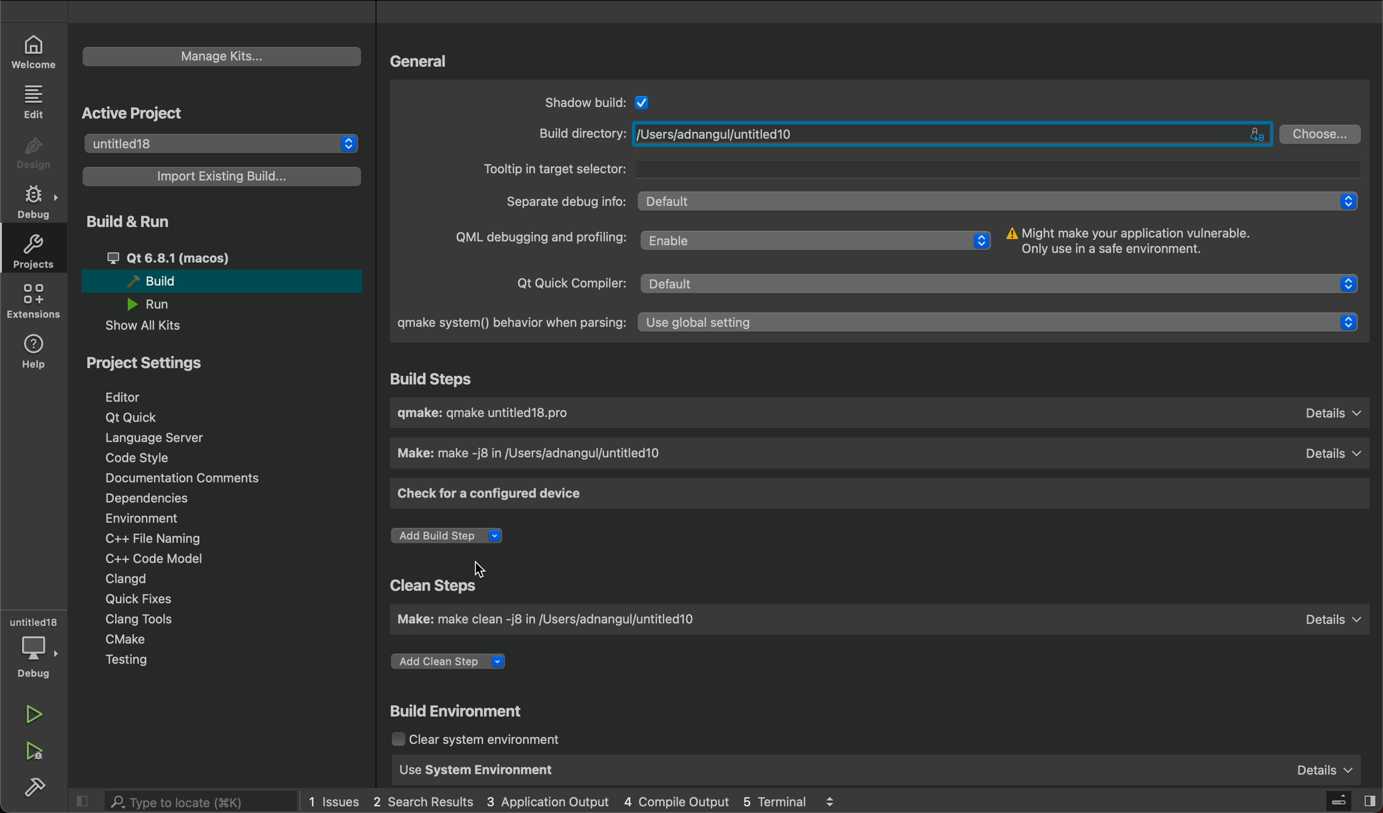 The height and width of the screenshot is (813, 1383). I want to click on run debug, so click(31, 750).